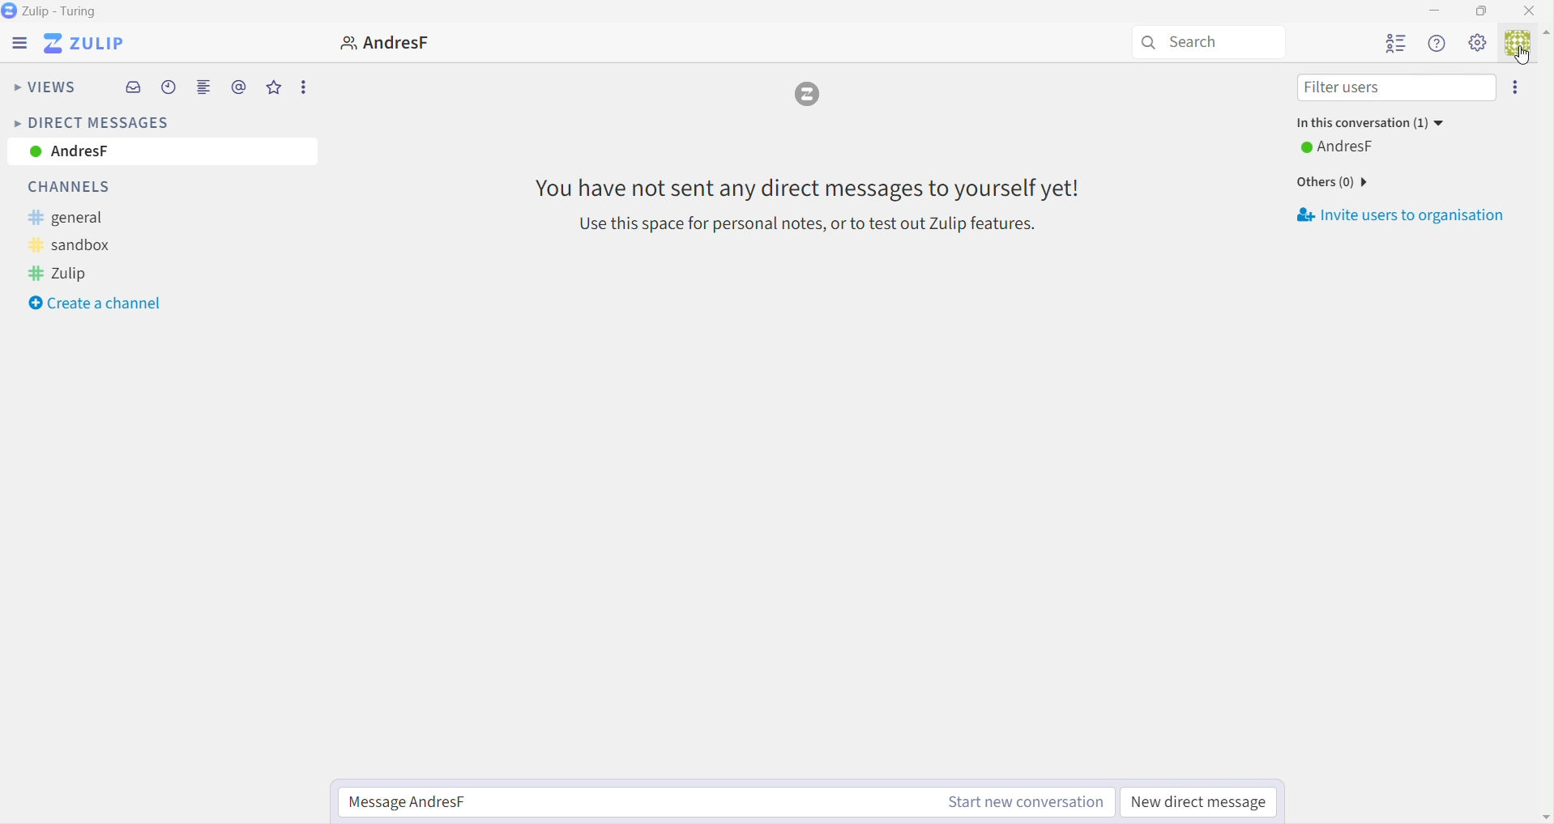 This screenshot has height=824, width=1554. What do you see at coordinates (57, 11) in the screenshot?
I see `Zulip` at bounding box center [57, 11].